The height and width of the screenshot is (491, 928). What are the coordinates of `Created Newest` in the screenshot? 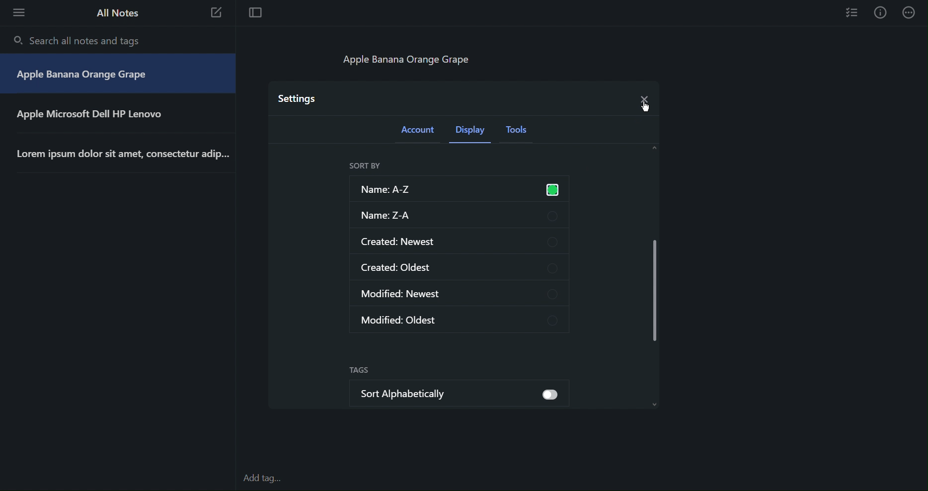 It's located at (459, 240).